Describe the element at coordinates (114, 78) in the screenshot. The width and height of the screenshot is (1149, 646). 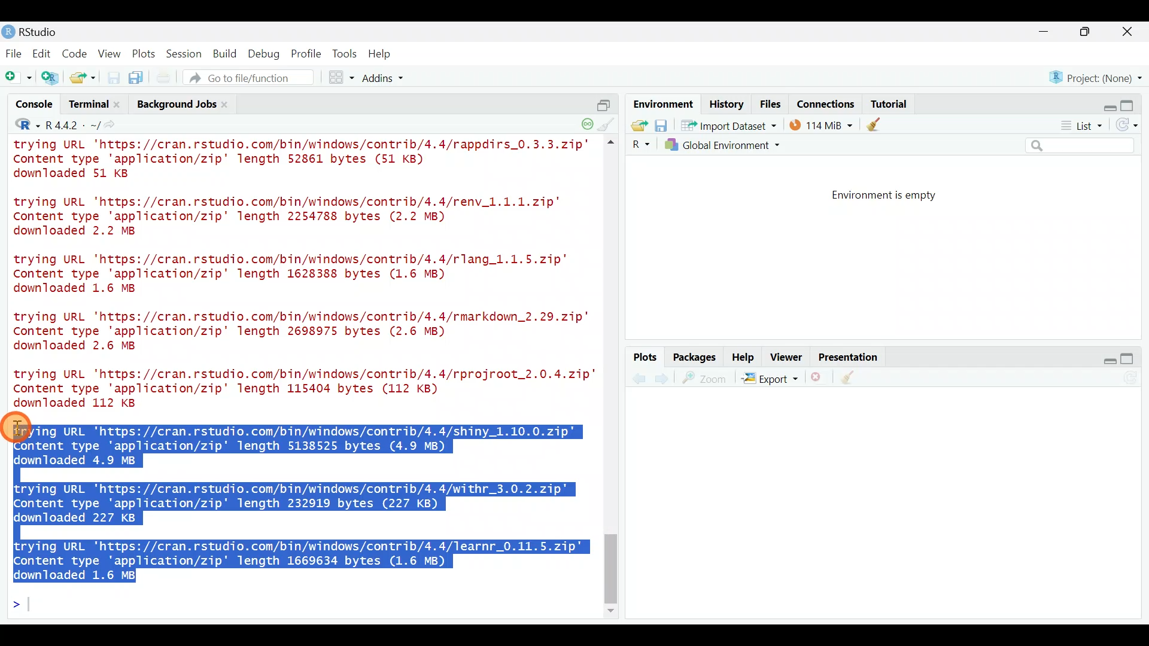
I see `Save current document` at that location.